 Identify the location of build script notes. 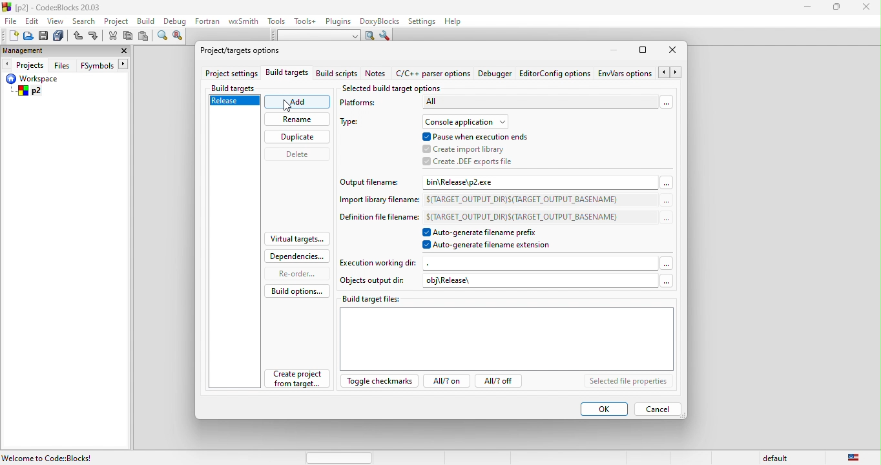
(337, 74).